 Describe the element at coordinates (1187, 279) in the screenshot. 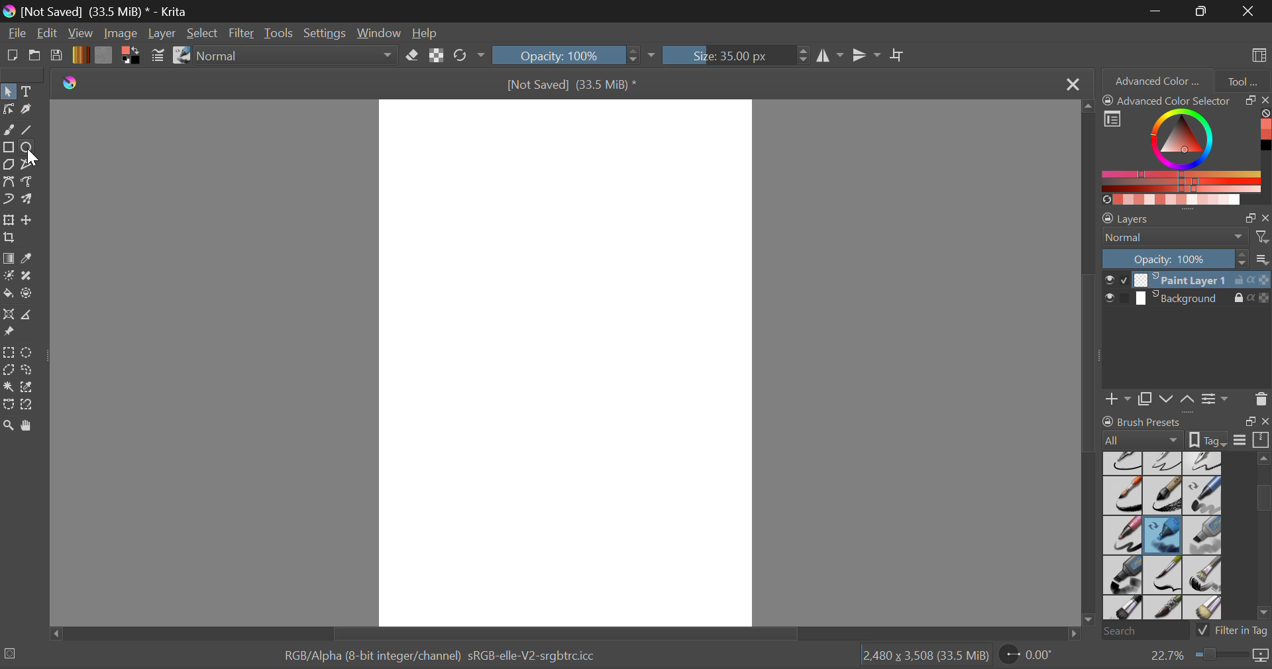

I see `Paint Layer 1` at that location.